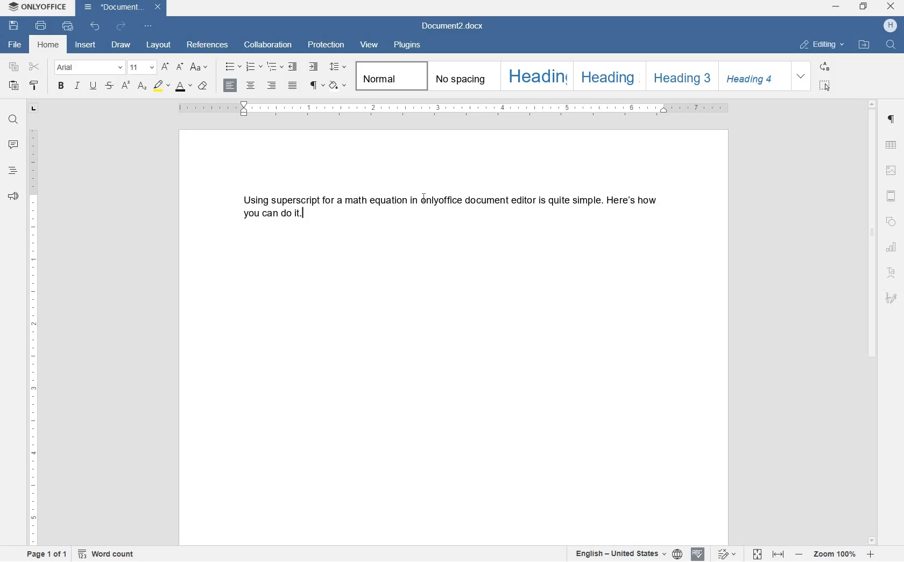  What do you see at coordinates (13, 45) in the screenshot?
I see `file` at bounding box center [13, 45].